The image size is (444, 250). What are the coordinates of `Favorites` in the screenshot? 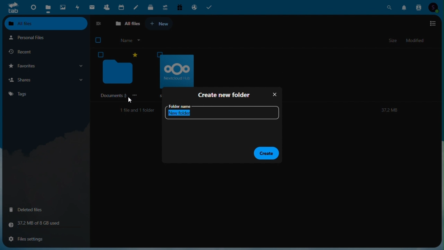 It's located at (44, 67).